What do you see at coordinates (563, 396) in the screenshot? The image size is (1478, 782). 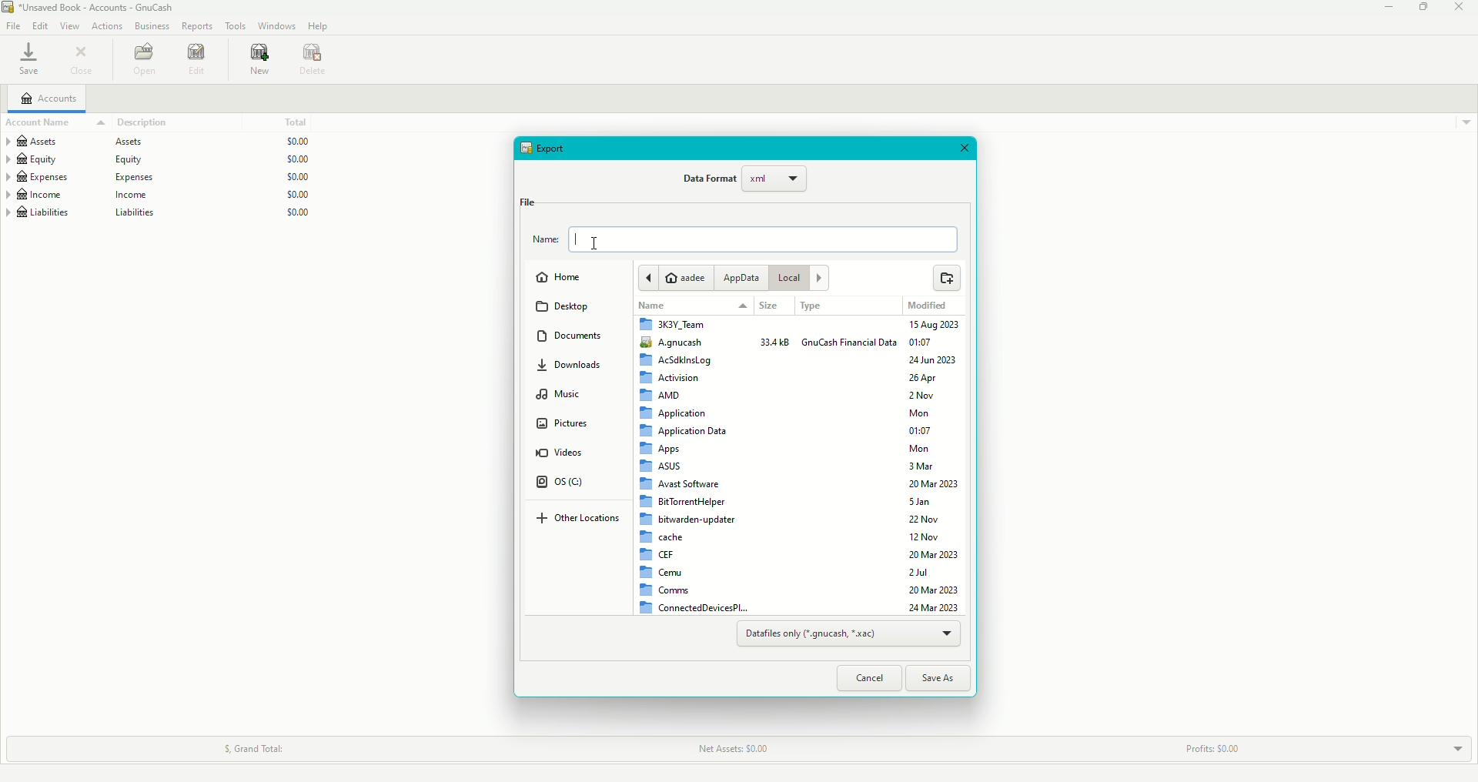 I see `Music` at bounding box center [563, 396].